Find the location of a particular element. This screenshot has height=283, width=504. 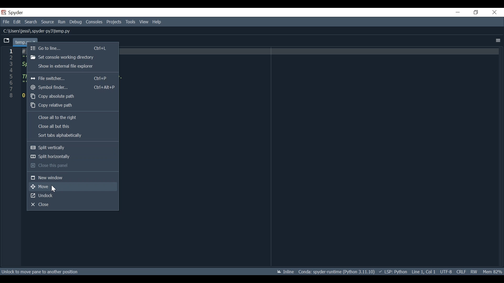

Run is located at coordinates (62, 22).